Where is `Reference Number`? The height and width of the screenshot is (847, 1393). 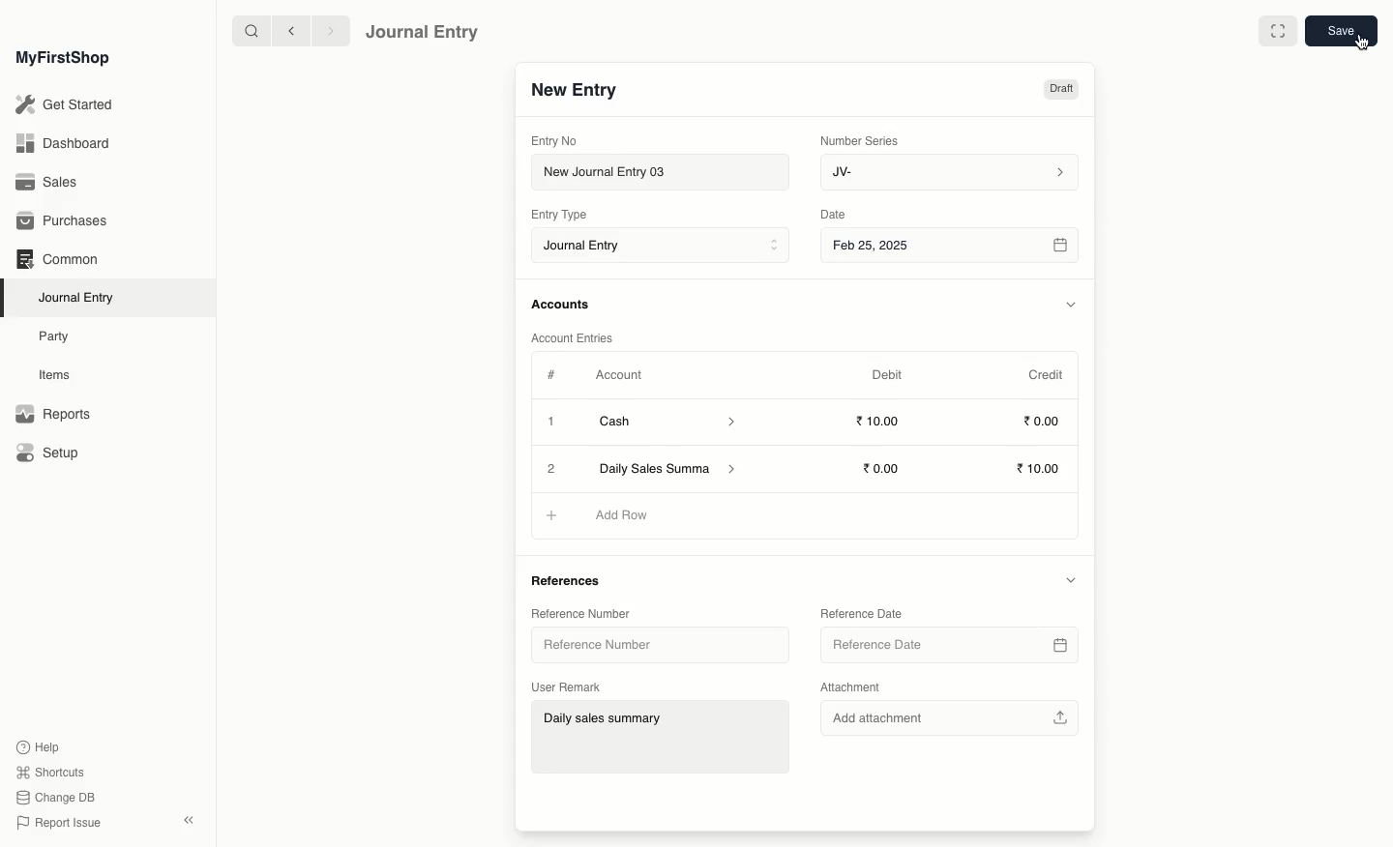 Reference Number is located at coordinates (578, 612).